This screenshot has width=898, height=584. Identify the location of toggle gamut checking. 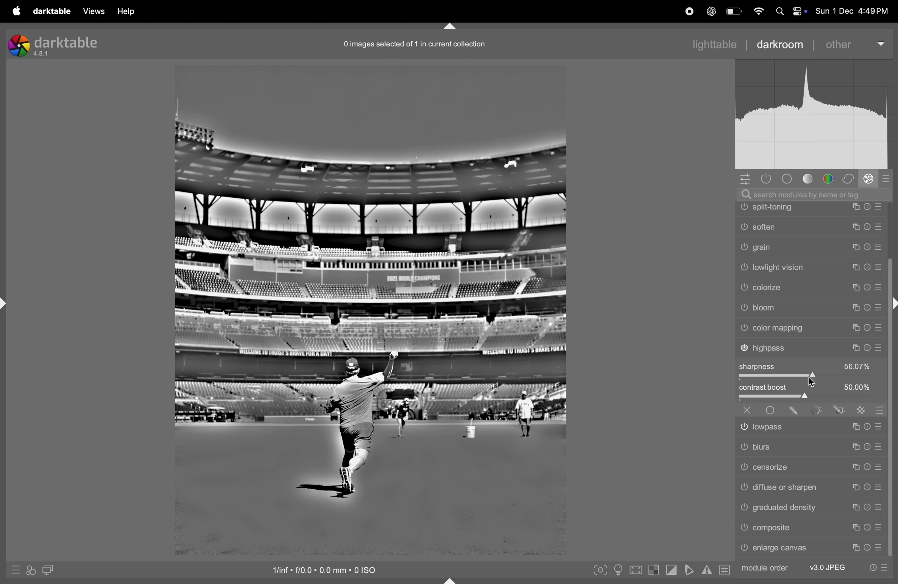
(707, 569).